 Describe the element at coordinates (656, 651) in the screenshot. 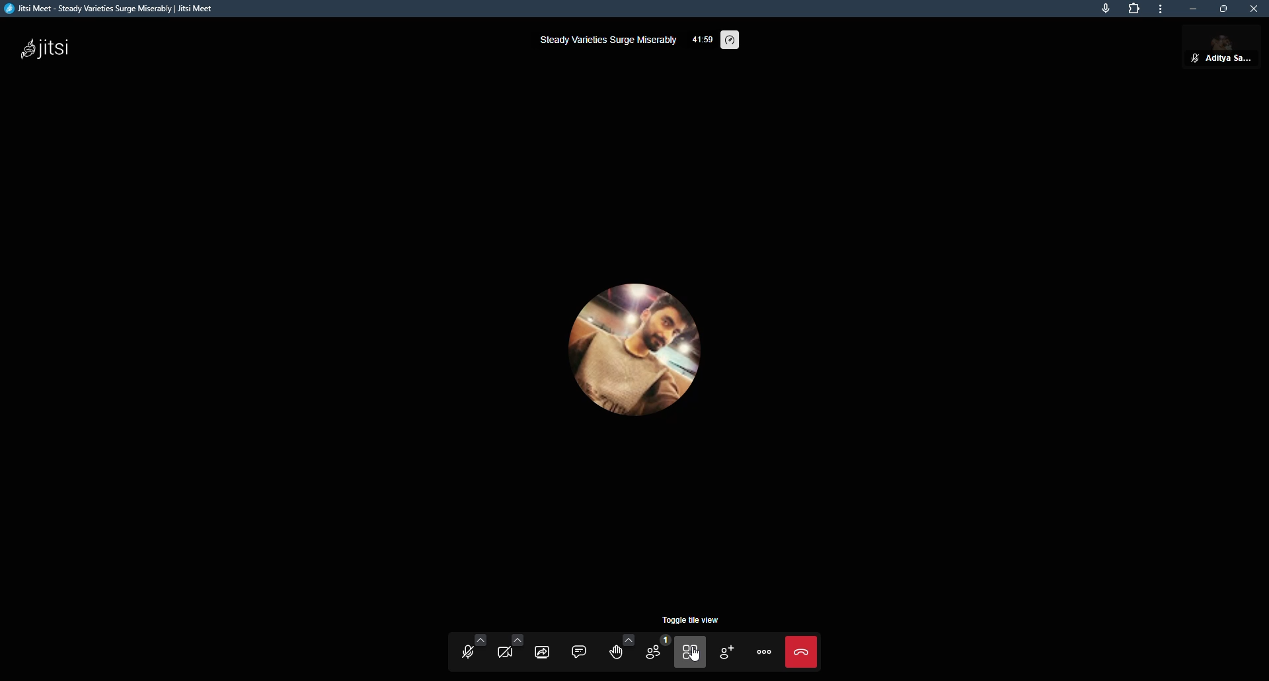

I see `participants` at that location.